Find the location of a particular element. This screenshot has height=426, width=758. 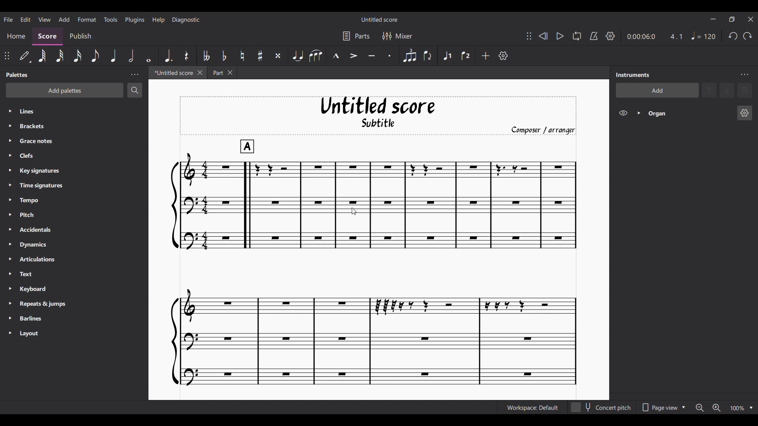

Move up is located at coordinates (709, 90).